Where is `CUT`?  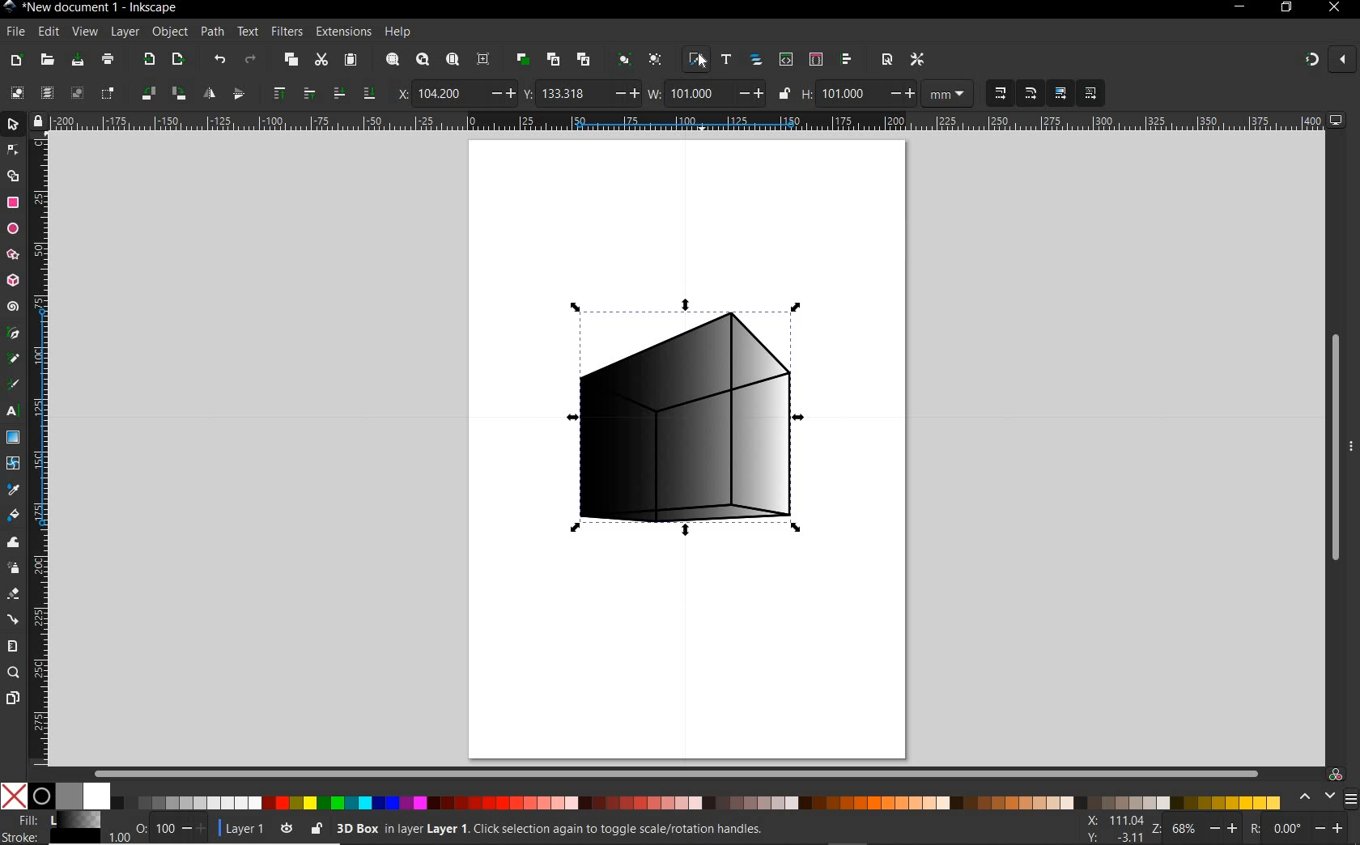 CUT is located at coordinates (321, 61).